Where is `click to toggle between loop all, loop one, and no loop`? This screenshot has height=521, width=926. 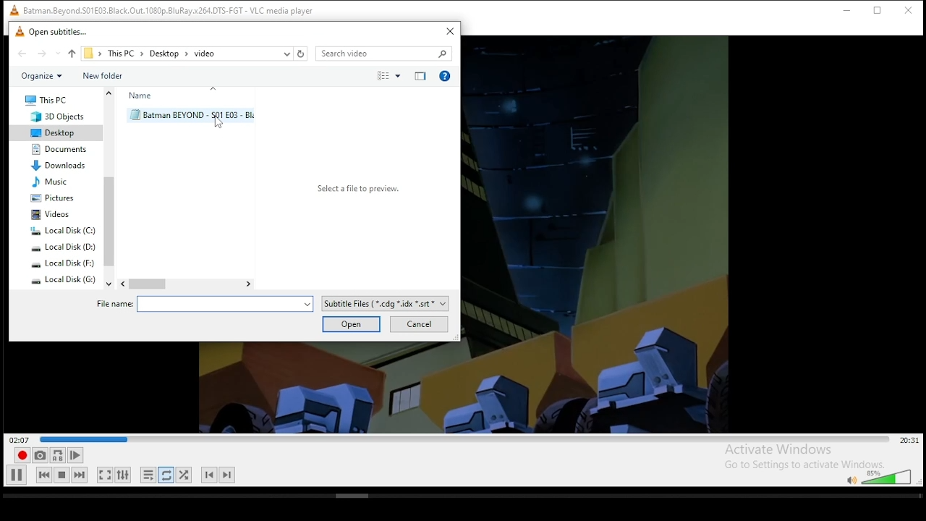 click to toggle between loop all, loop one, and no loop is located at coordinates (166, 475).